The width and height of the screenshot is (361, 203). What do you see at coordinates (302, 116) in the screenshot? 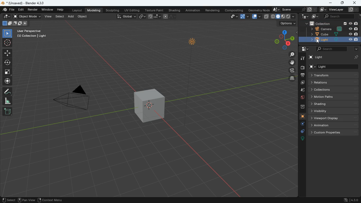
I see `` at bounding box center [302, 116].